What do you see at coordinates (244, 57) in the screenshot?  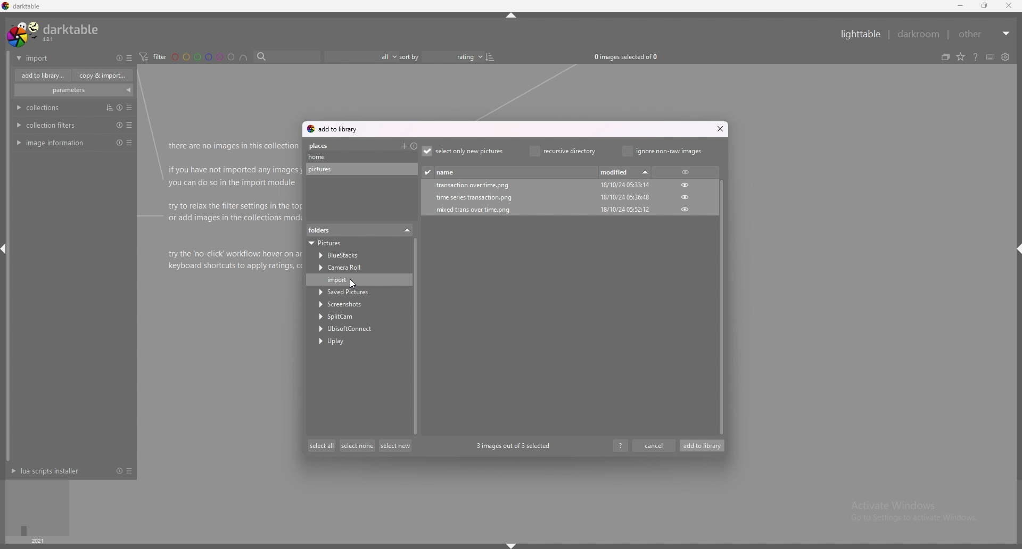 I see `include color label` at bounding box center [244, 57].